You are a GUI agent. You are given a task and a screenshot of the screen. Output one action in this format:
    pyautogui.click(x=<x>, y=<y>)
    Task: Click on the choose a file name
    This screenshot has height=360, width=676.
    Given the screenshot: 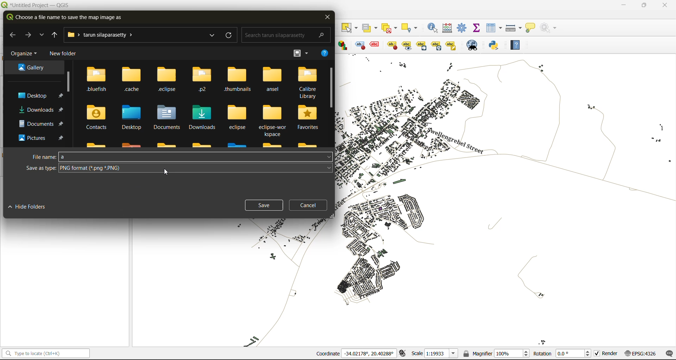 What is the action you would take?
    pyautogui.click(x=66, y=18)
    